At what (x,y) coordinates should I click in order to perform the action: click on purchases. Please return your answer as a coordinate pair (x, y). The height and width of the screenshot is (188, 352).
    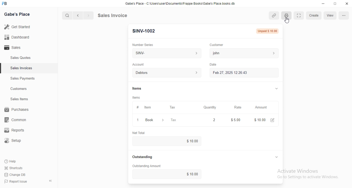
    Looking at the image, I should click on (17, 109).